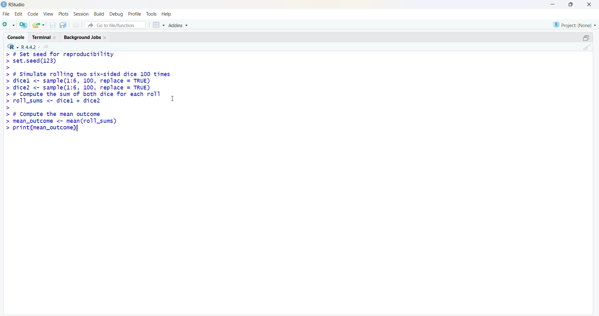  I want to click on code, so click(33, 14).